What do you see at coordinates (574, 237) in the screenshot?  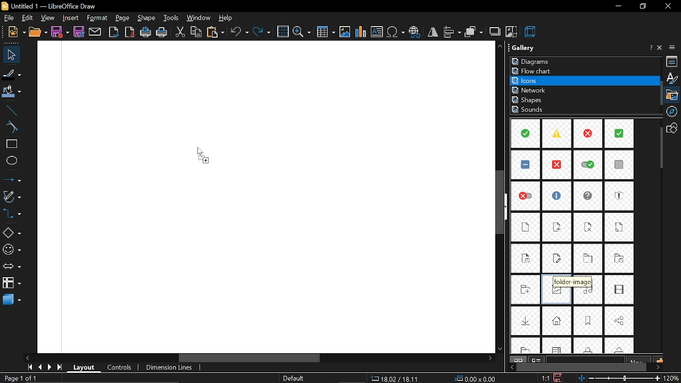 I see `Items in icons` at bounding box center [574, 237].